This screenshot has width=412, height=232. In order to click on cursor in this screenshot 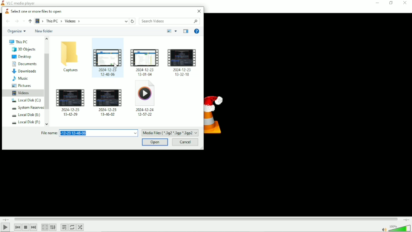, I will do `click(117, 66)`.